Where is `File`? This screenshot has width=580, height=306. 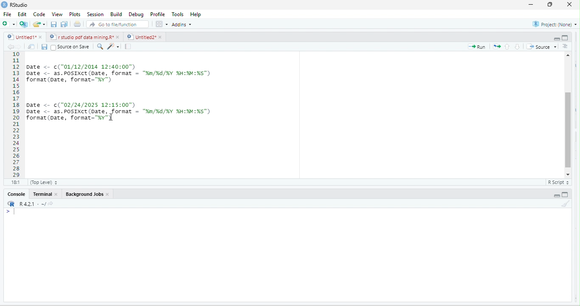 File is located at coordinates (7, 15).